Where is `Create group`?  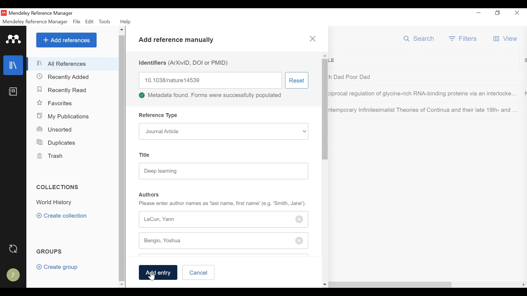
Create group is located at coordinates (58, 267).